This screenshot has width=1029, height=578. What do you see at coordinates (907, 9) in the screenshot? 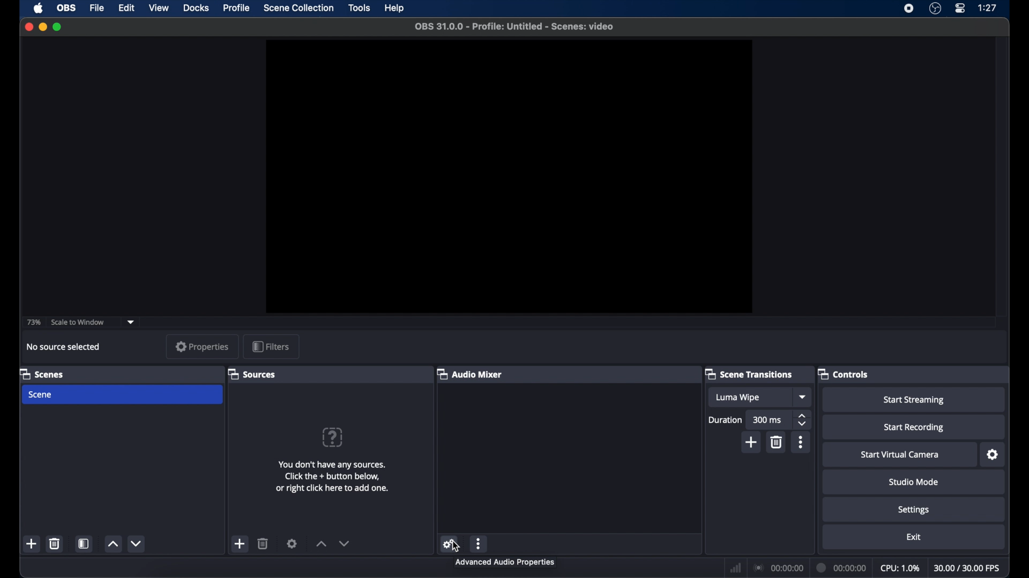
I see `screen recorder` at bounding box center [907, 9].